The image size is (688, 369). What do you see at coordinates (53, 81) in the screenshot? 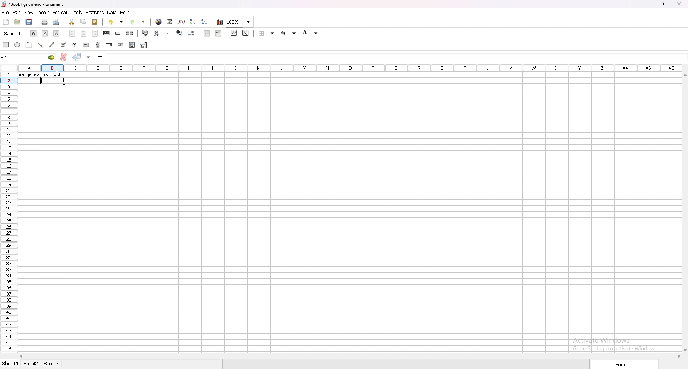
I see `selected cell` at bounding box center [53, 81].